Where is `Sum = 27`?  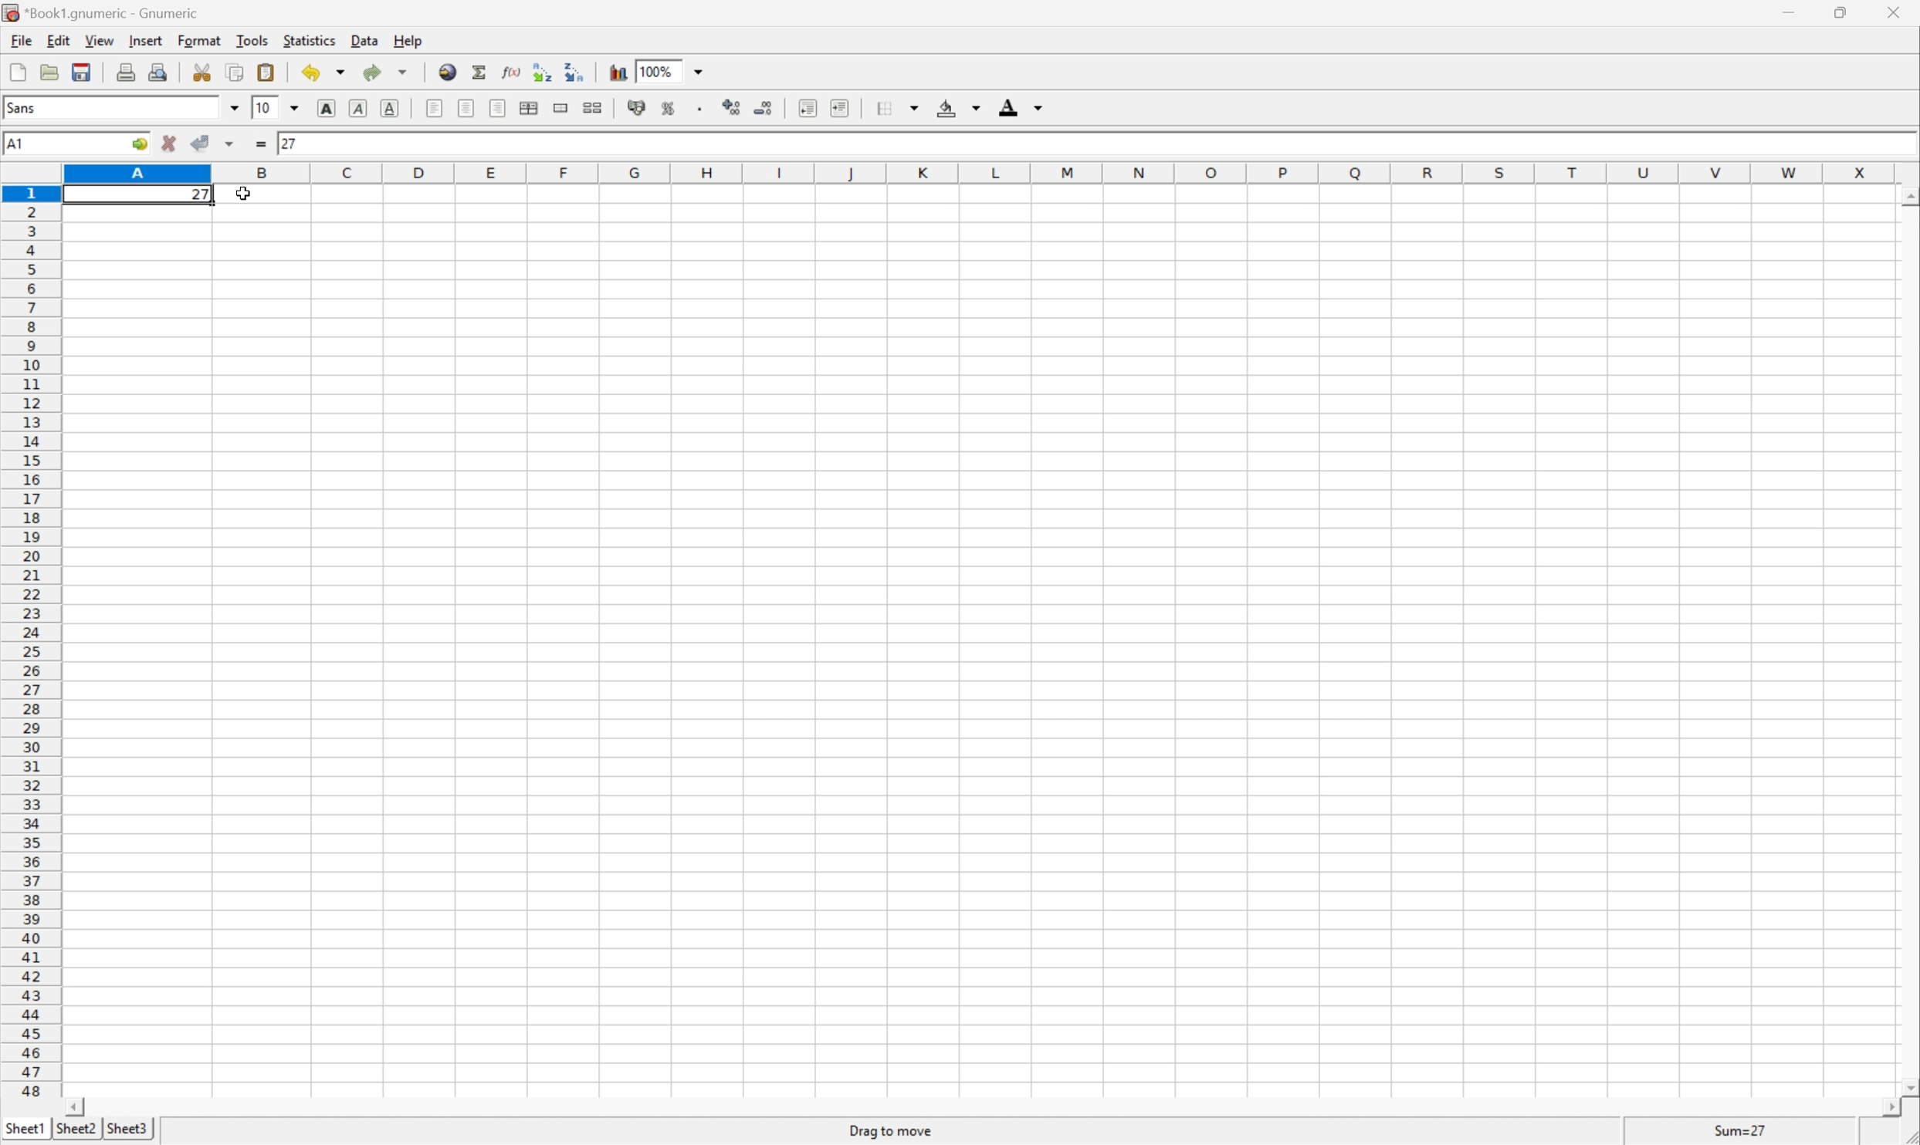 Sum = 27 is located at coordinates (1742, 1130).